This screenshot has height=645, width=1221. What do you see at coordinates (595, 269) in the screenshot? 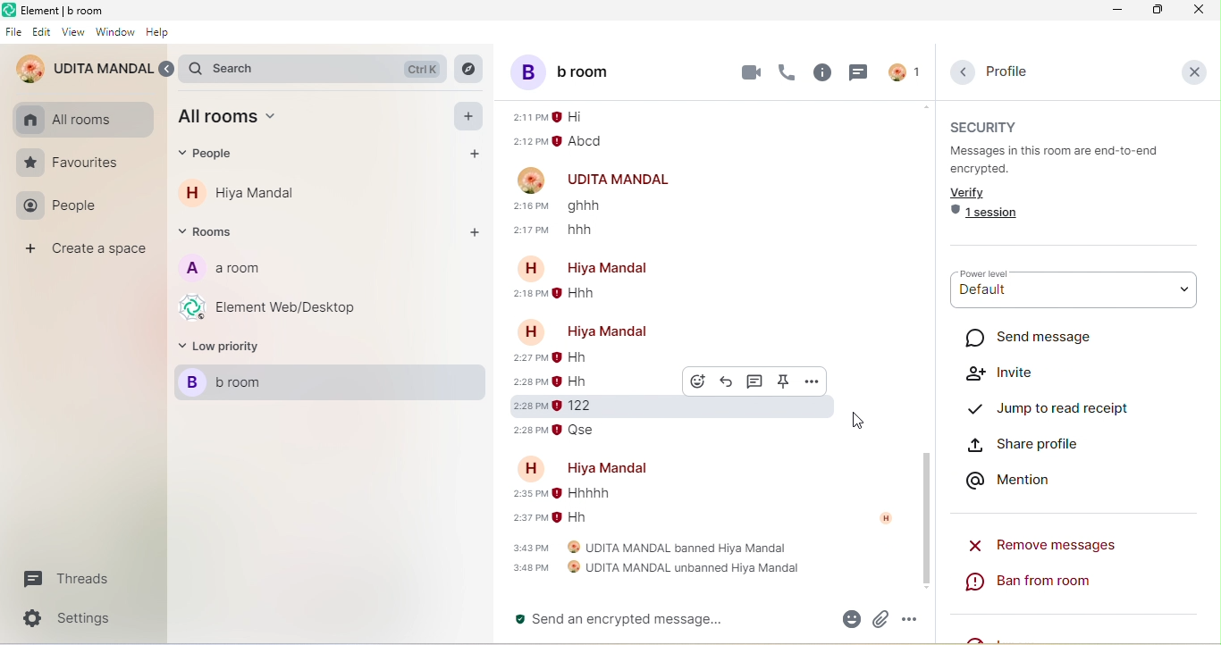
I see `account name-hiya mandal` at bounding box center [595, 269].